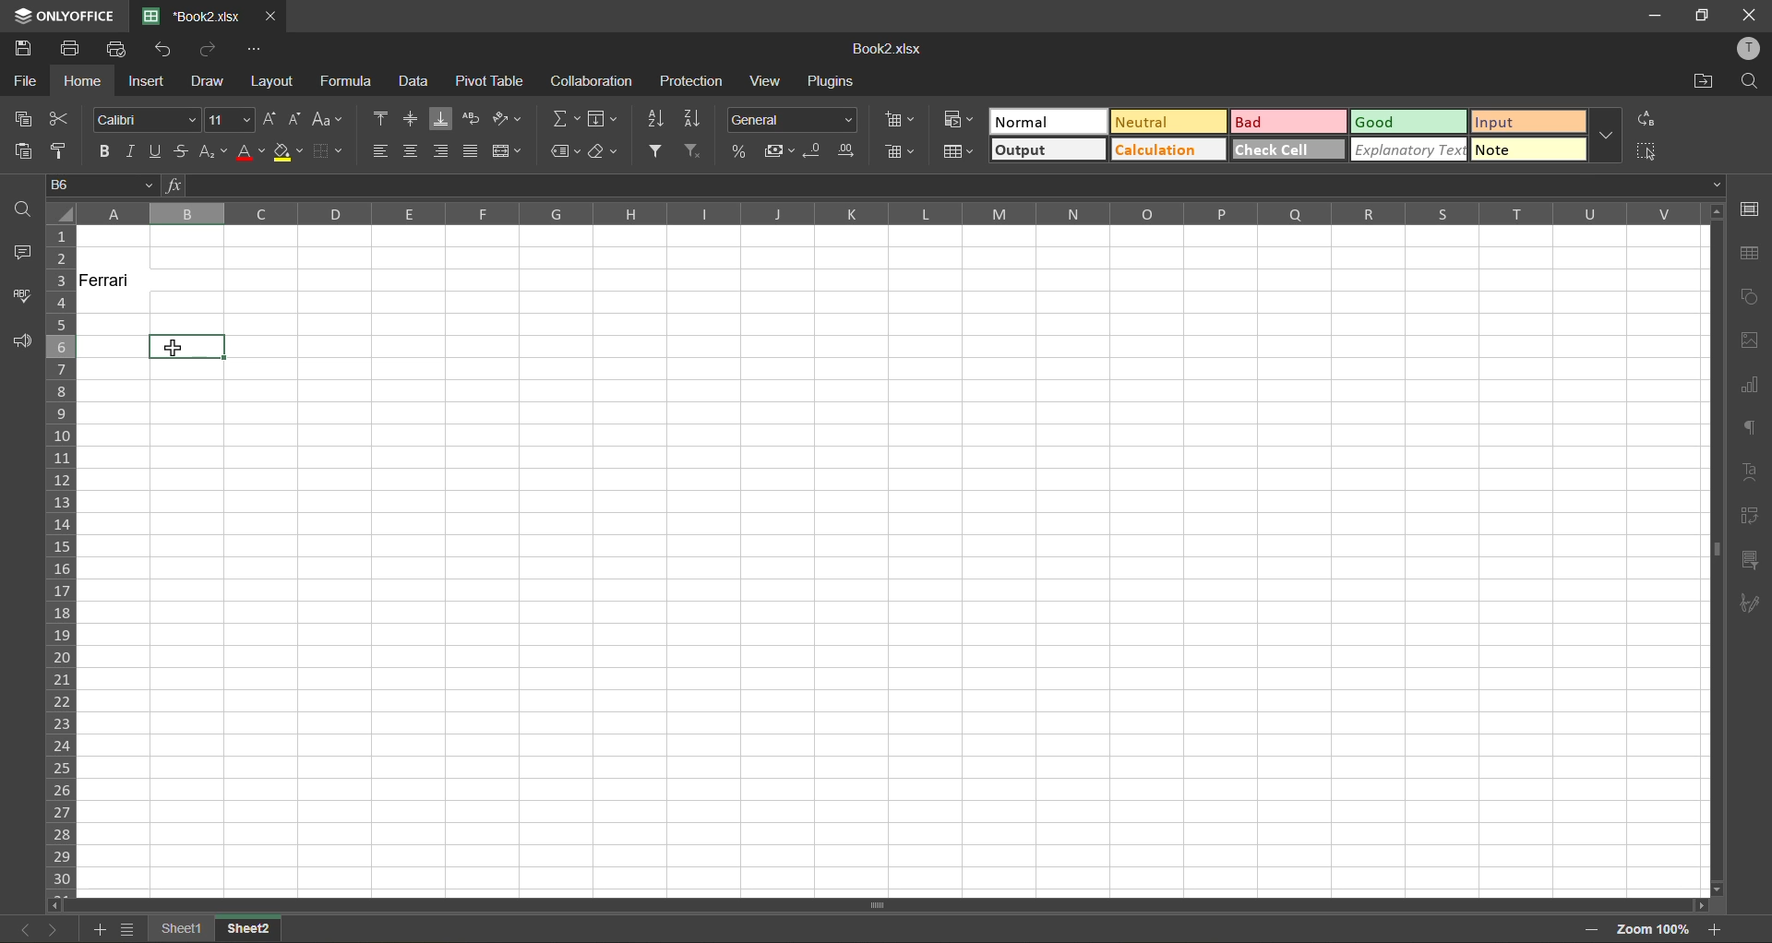  Describe the element at coordinates (26, 929) in the screenshot. I see `previous` at that location.